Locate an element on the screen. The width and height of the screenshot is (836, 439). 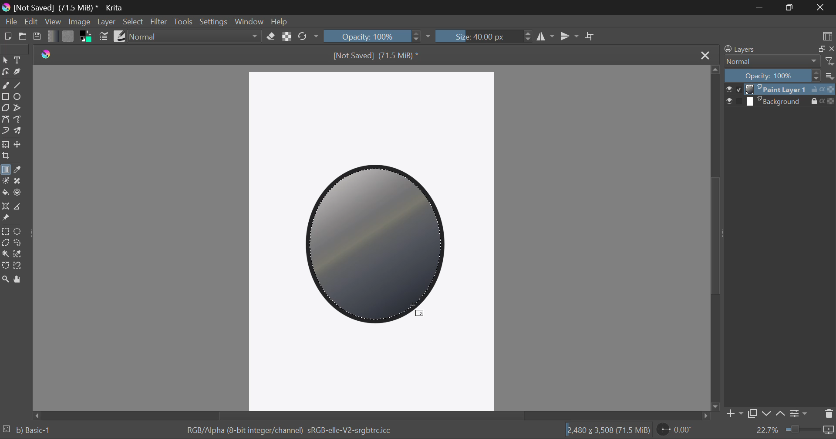
close is located at coordinates (832, 48).